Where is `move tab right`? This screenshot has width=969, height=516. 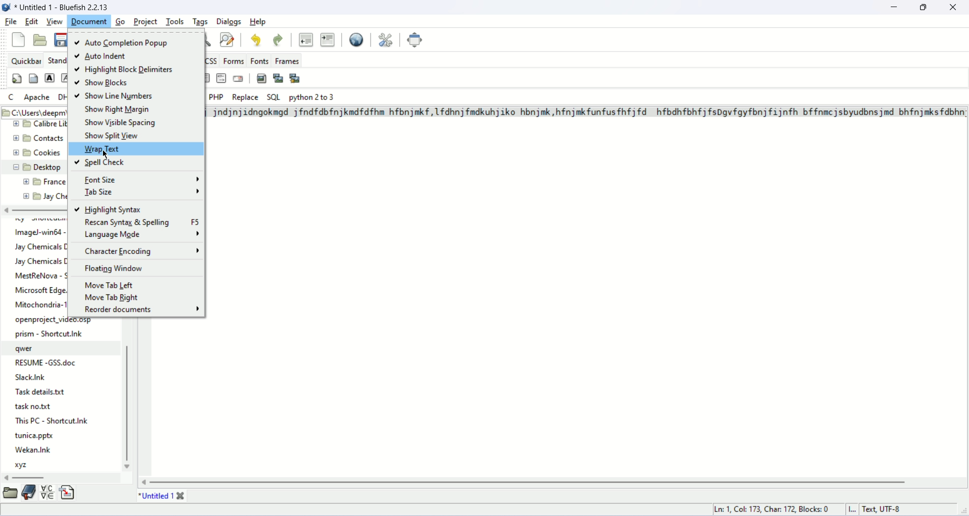 move tab right is located at coordinates (114, 298).